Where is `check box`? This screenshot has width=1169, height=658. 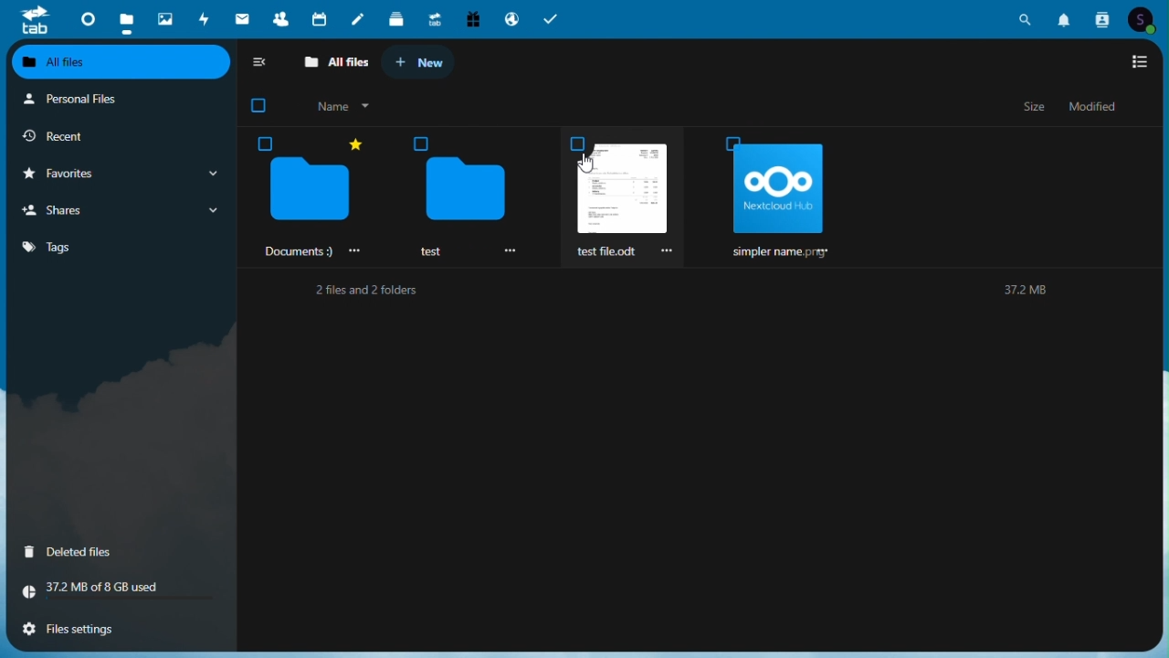
check box is located at coordinates (261, 108).